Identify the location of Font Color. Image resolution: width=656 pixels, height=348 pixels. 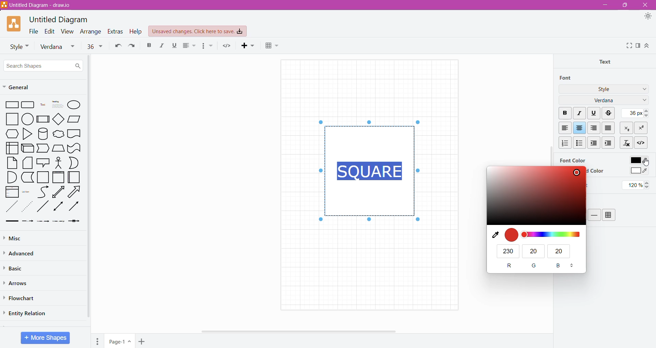
(572, 160).